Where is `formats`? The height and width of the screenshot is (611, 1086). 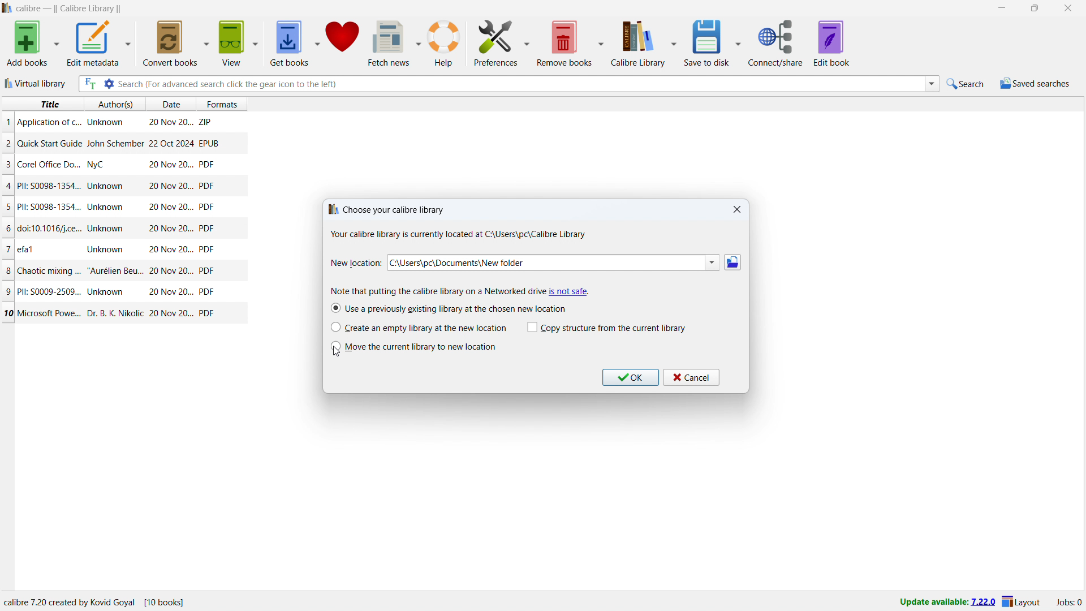 formats is located at coordinates (227, 102).